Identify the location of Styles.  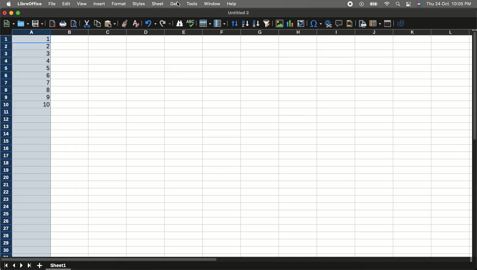
(139, 4).